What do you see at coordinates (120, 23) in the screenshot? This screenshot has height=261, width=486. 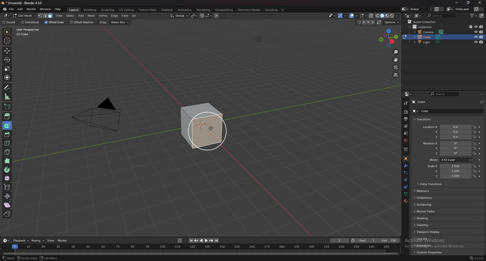 I see `select box` at bounding box center [120, 23].